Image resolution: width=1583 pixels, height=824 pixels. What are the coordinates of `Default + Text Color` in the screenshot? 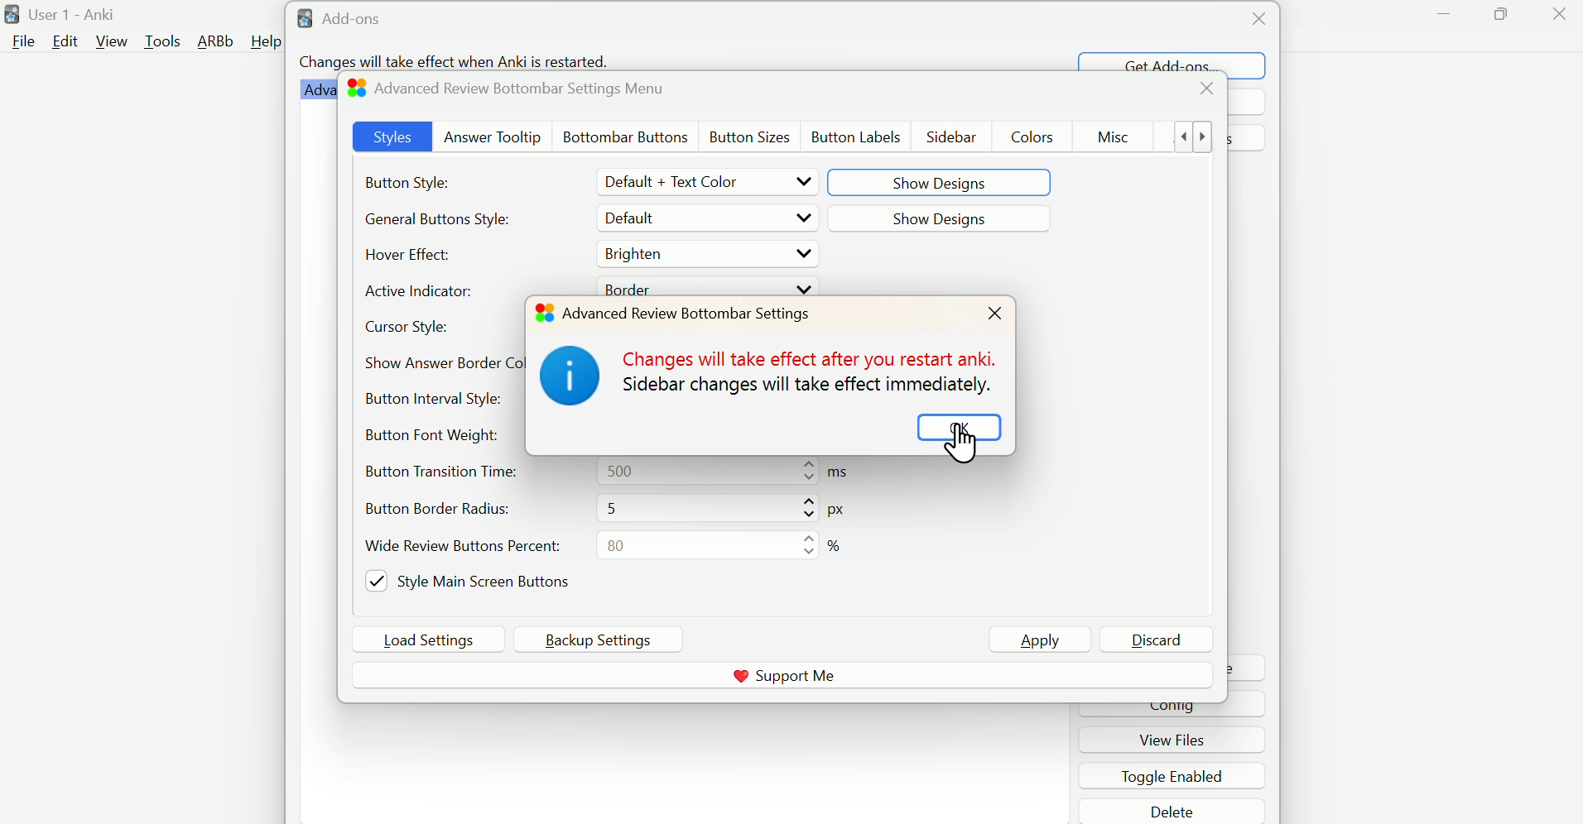 It's located at (669, 180).